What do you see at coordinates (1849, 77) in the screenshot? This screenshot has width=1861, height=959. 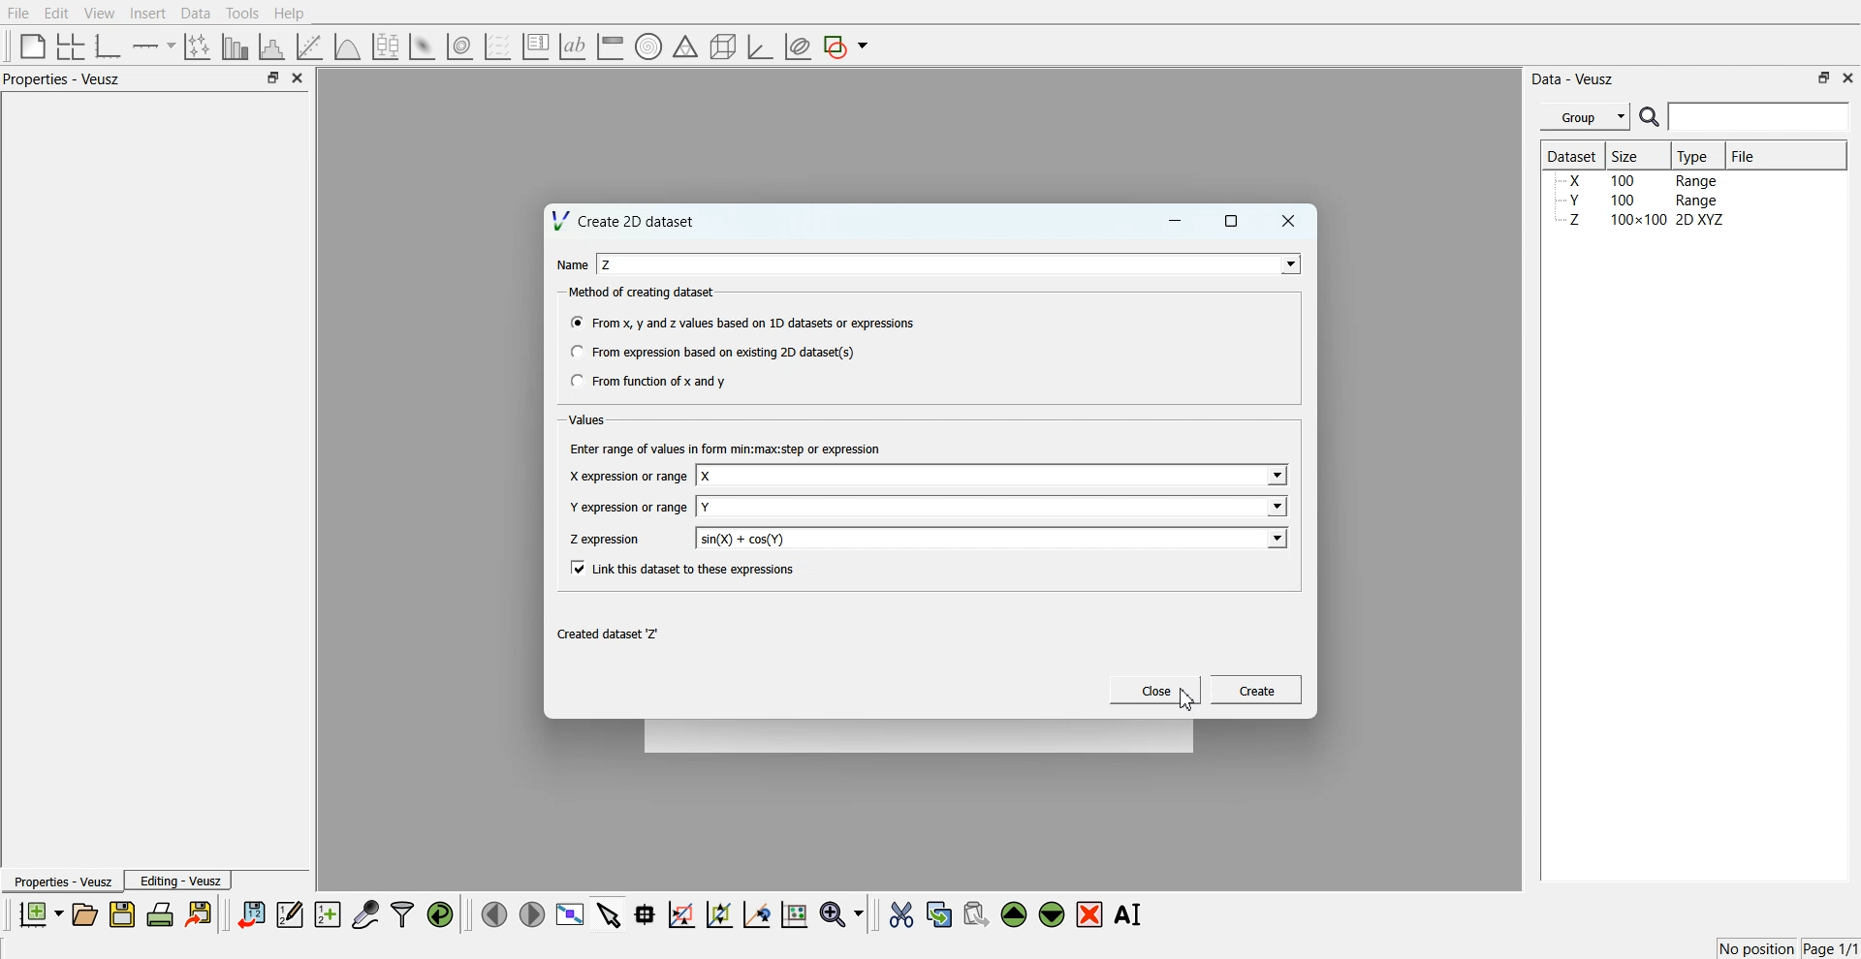 I see `Close` at bounding box center [1849, 77].